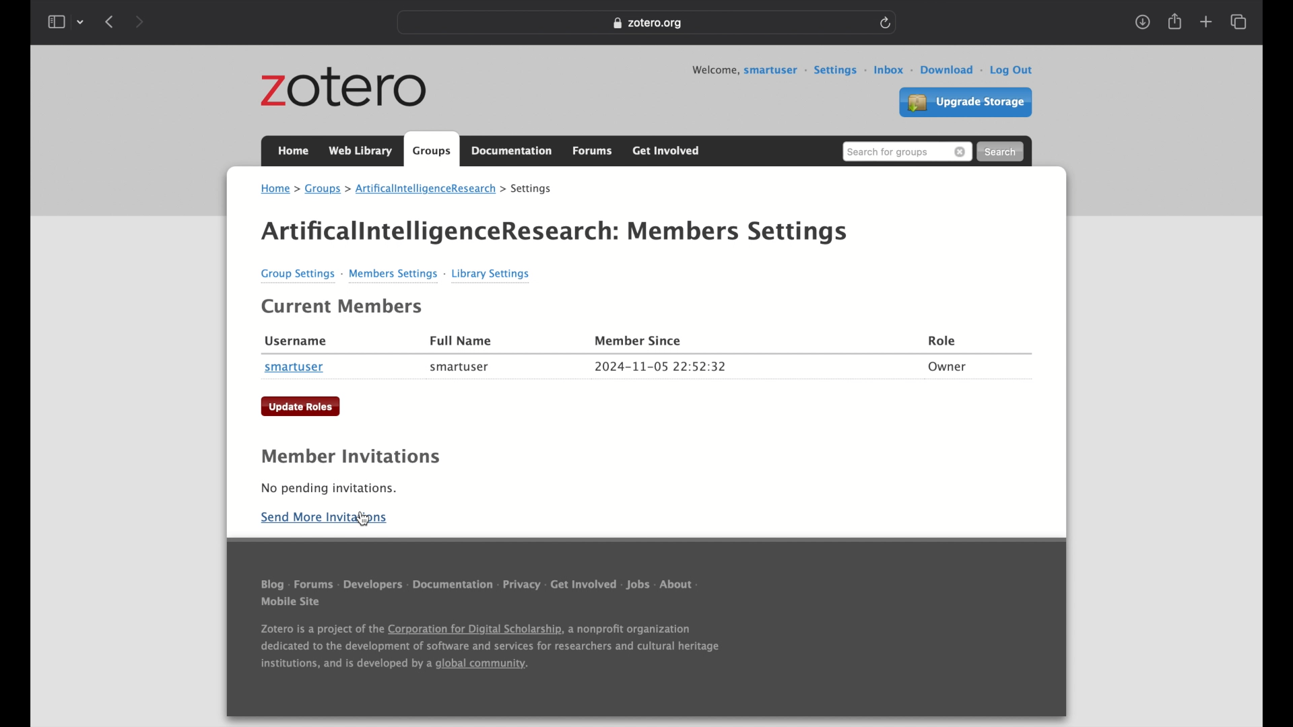 This screenshot has width=1293, height=727. I want to click on library settings, so click(492, 275).